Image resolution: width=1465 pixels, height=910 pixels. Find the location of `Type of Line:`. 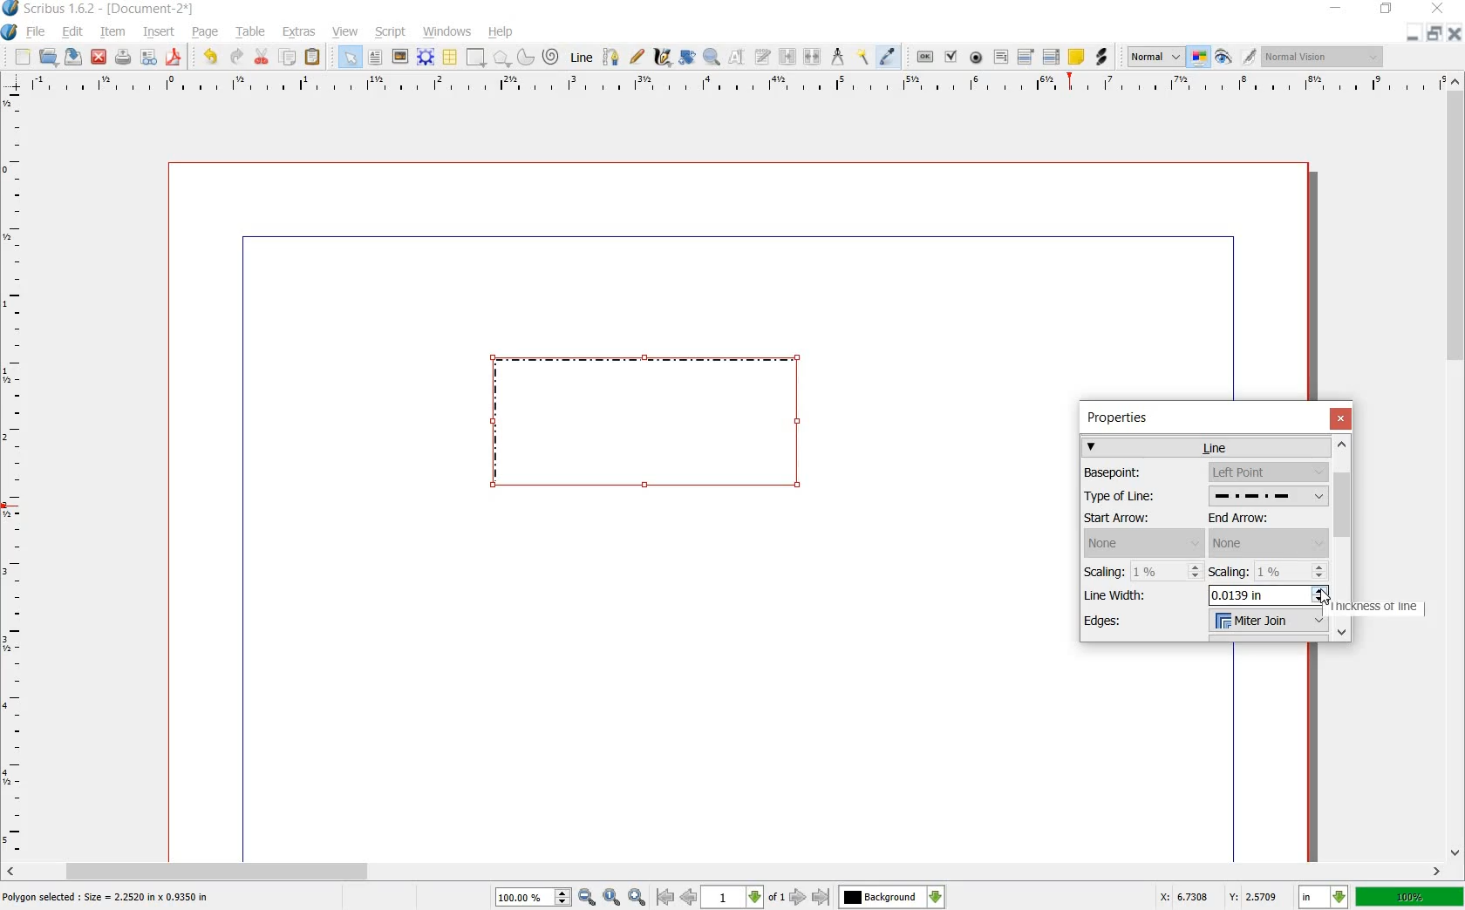

Type of Line: is located at coordinates (1138, 498).